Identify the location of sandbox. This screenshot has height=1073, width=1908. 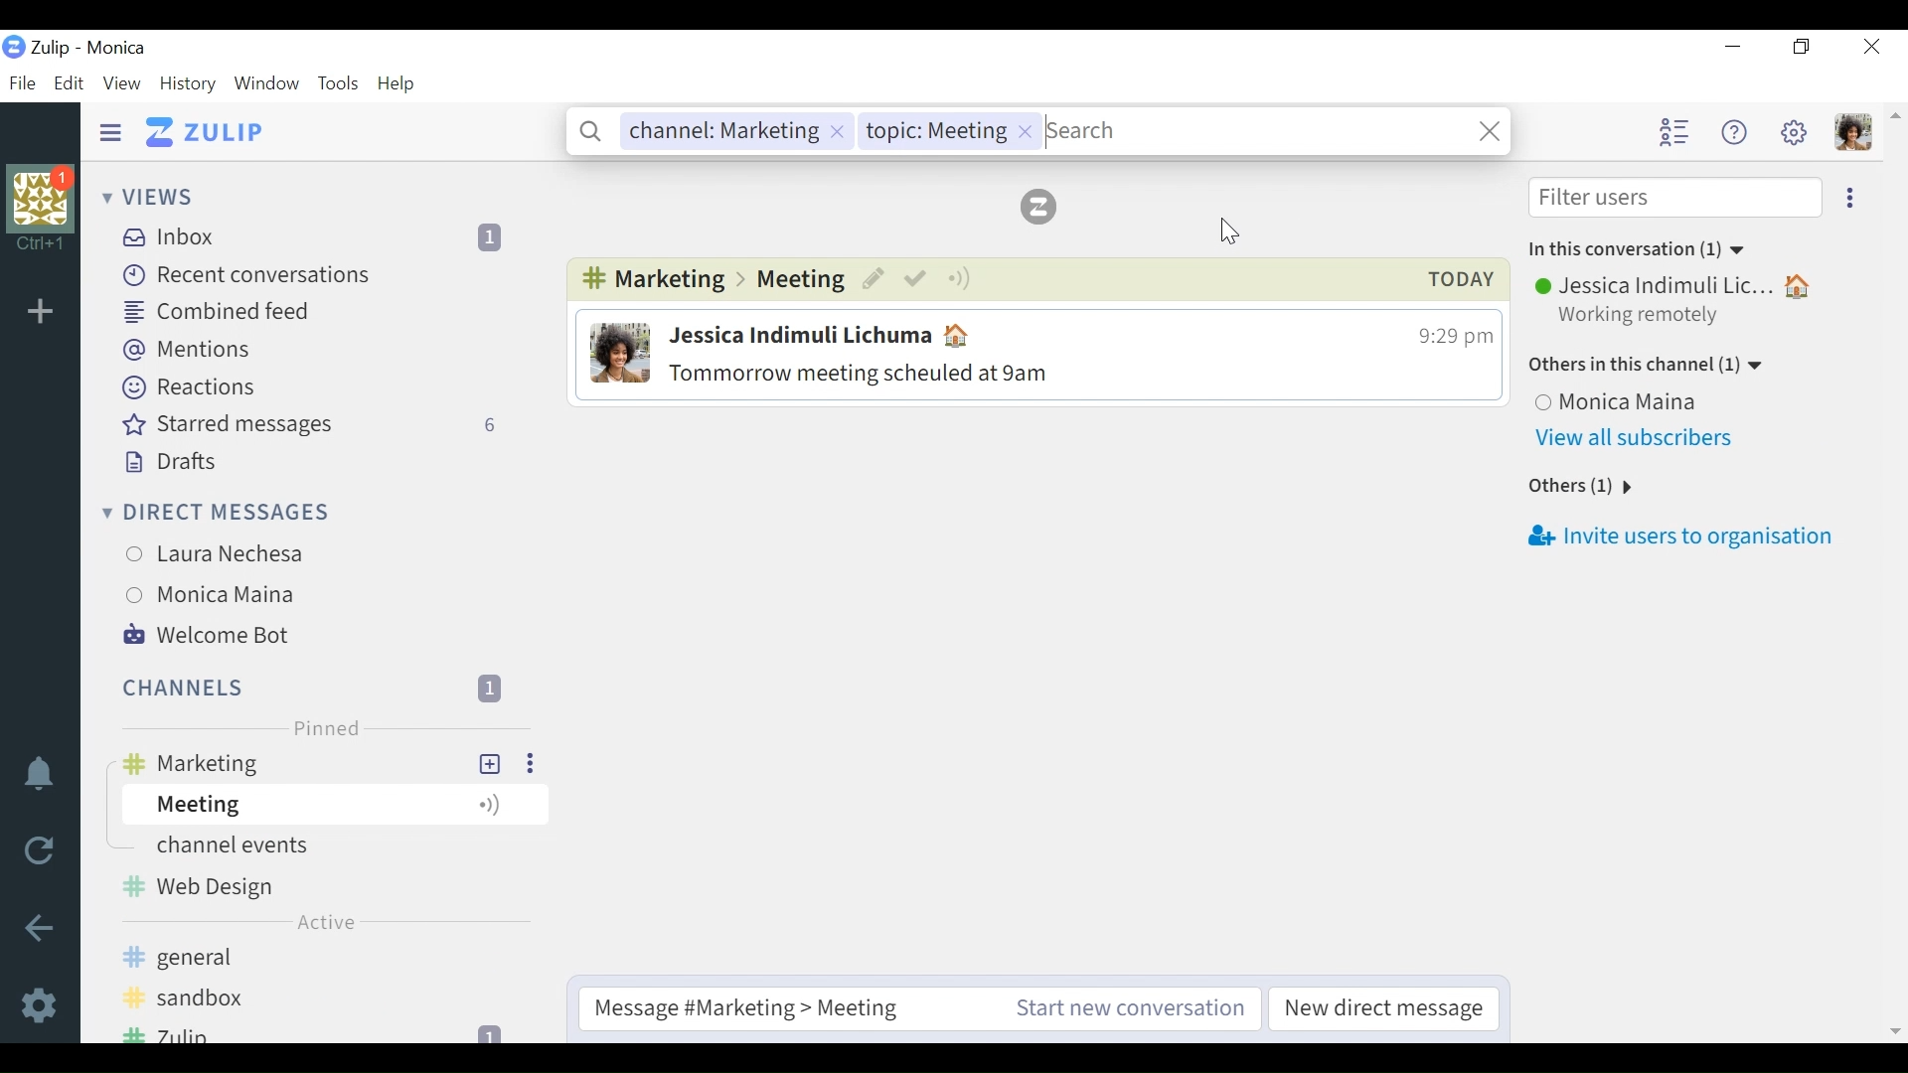
(257, 999).